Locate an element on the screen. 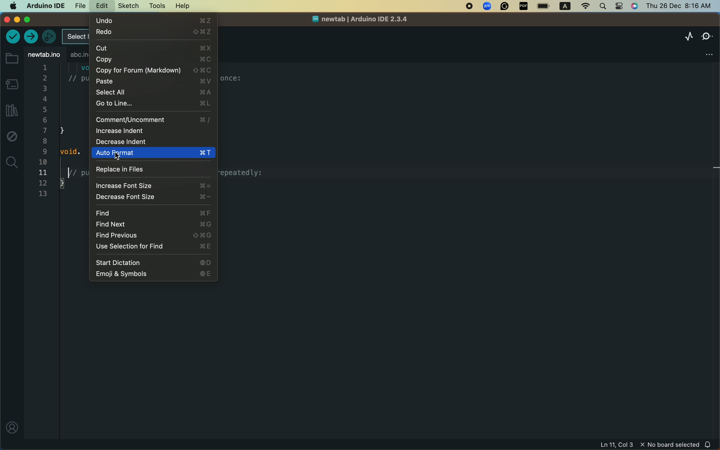 Image resolution: width=720 pixels, height=450 pixels. file information is located at coordinates (625, 445).